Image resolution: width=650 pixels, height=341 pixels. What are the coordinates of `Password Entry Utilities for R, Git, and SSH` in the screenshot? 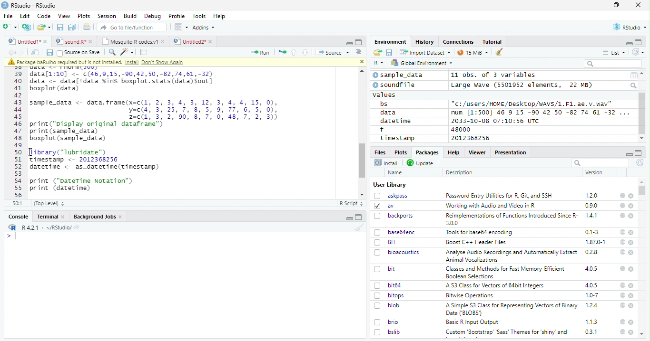 It's located at (499, 196).